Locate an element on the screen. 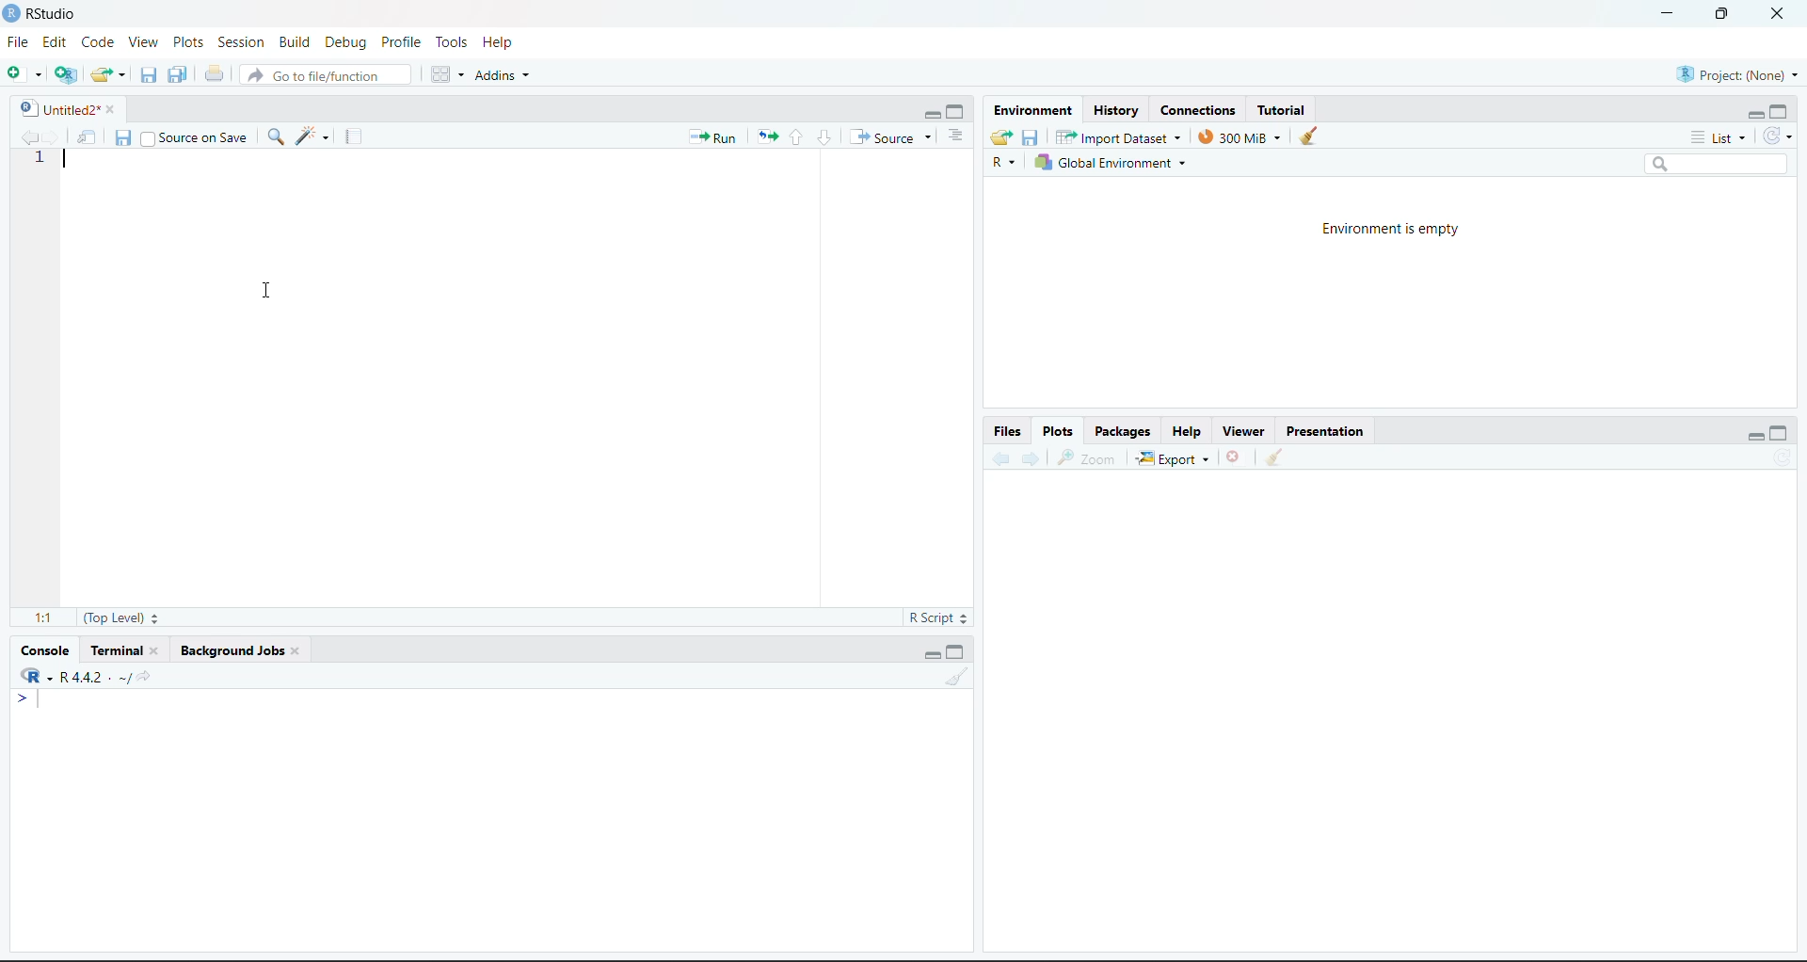 The width and height of the screenshot is (1807, 962). Environment is located at coordinates (1031, 112).